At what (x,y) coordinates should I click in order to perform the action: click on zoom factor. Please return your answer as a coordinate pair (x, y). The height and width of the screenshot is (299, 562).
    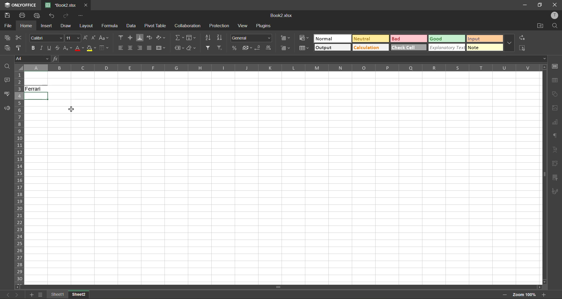
    Looking at the image, I should click on (525, 295).